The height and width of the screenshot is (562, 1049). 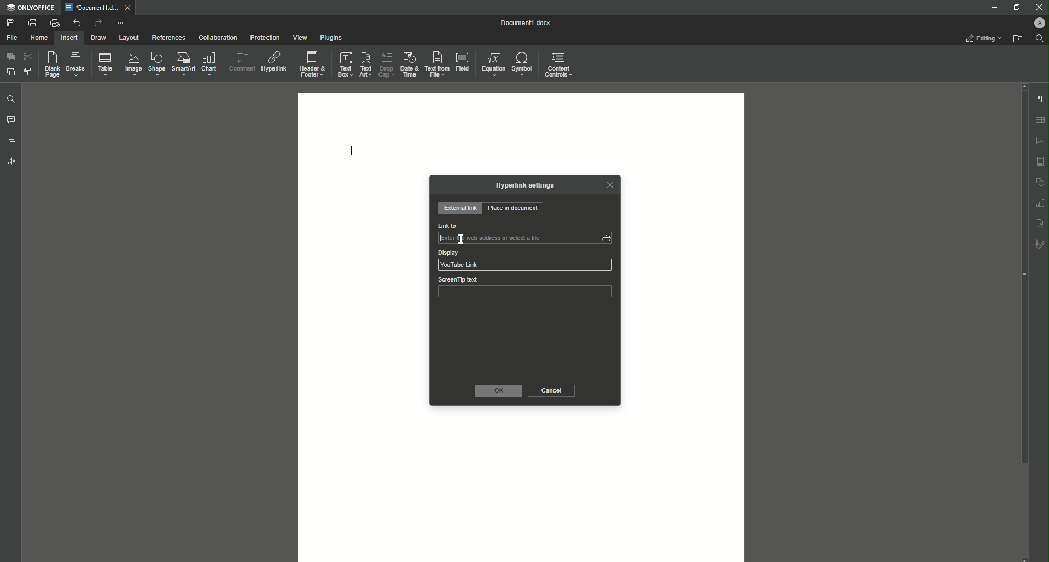 I want to click on Content Controls, so click(x=561, y=65).